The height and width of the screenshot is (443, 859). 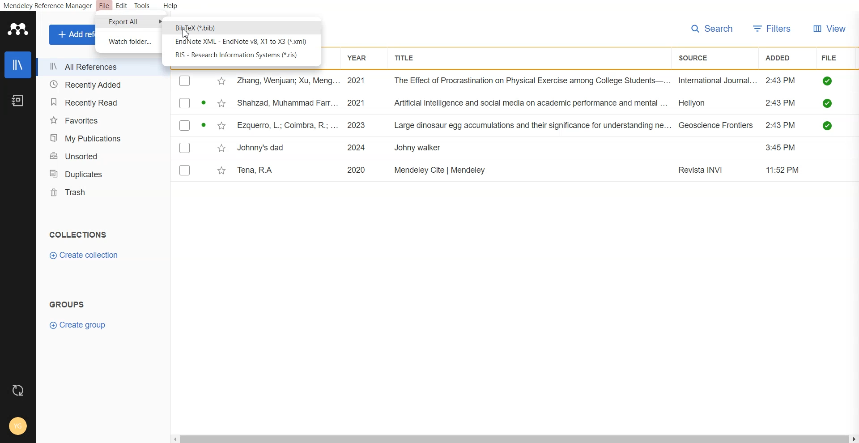 I want to click on Account, so click(x=18, y=427).